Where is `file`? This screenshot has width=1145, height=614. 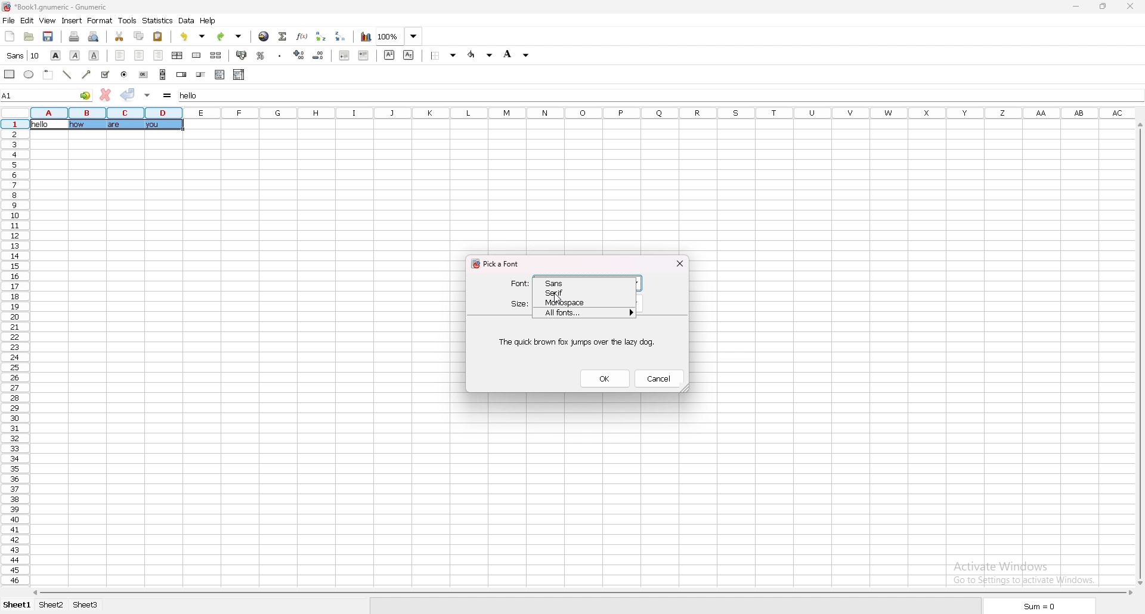 file is located at coordinates (9, 20).